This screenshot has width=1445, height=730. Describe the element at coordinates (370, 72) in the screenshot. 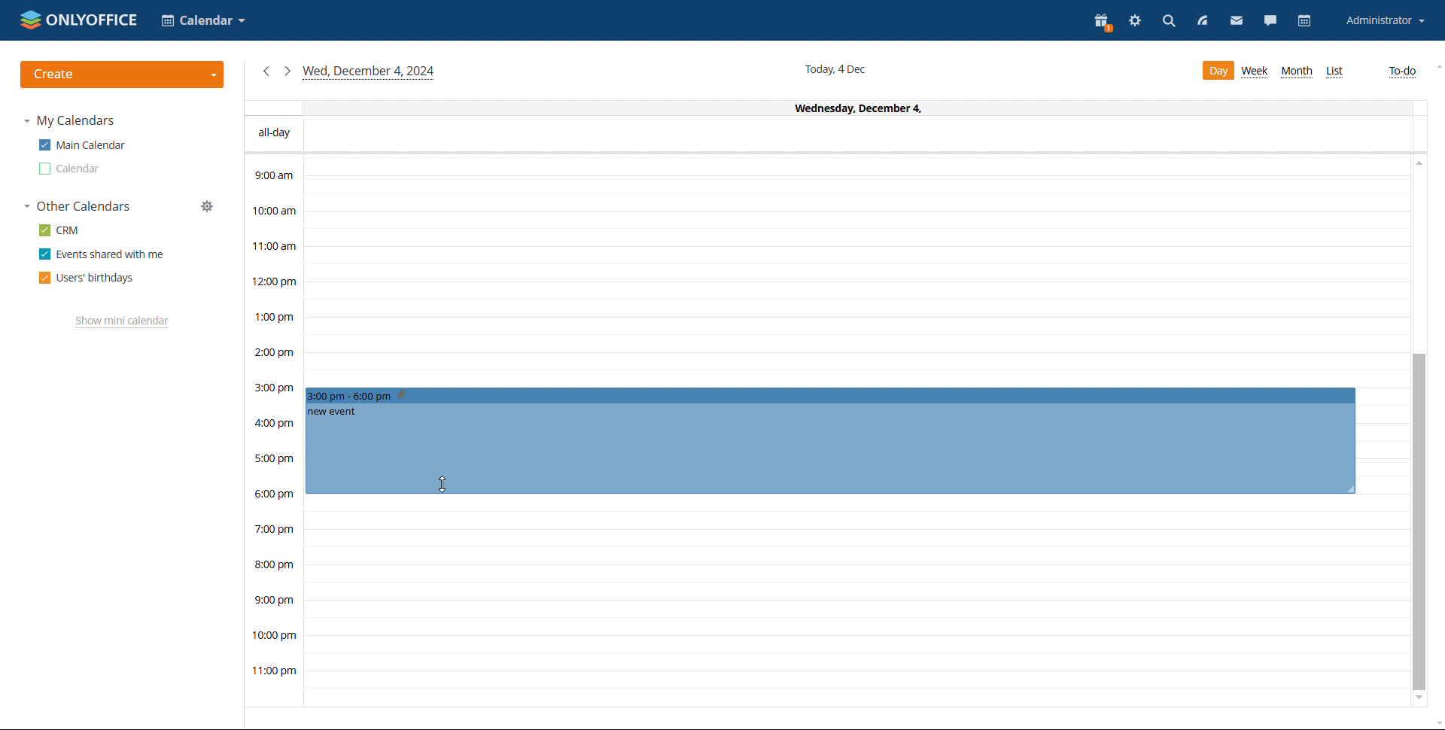

I see `today` at that location.